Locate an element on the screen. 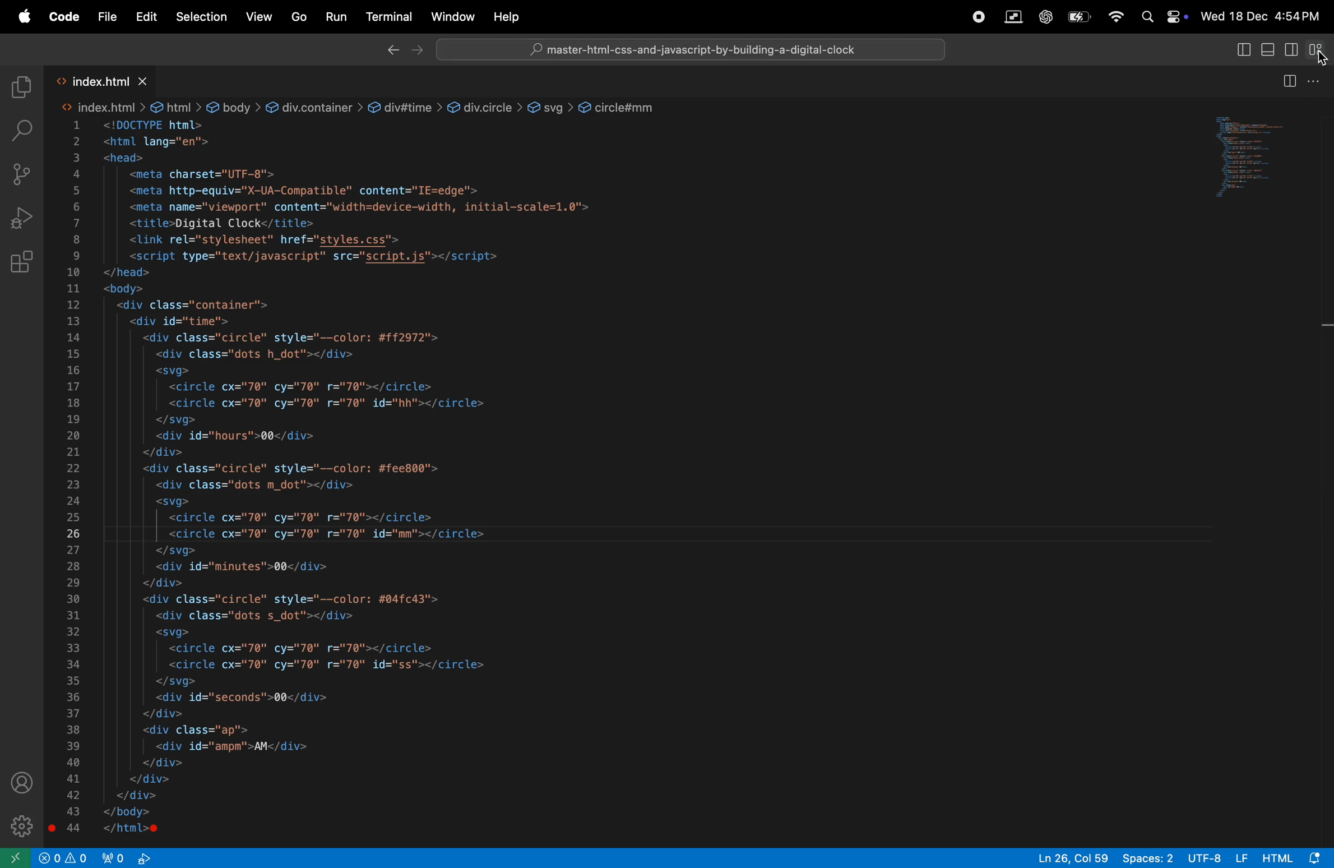 The image size is (1334, 868). Wed 18 Dec 4:54PM is located at coordinates (1262, 16).